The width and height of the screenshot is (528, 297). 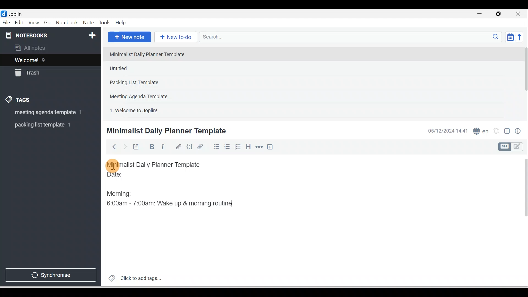 I want to click on Back, so click(x=112, y=147).